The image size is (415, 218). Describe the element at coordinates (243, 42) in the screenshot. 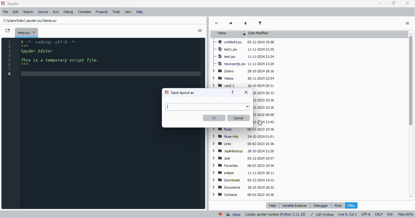

I see `untitled4.py` at that location.